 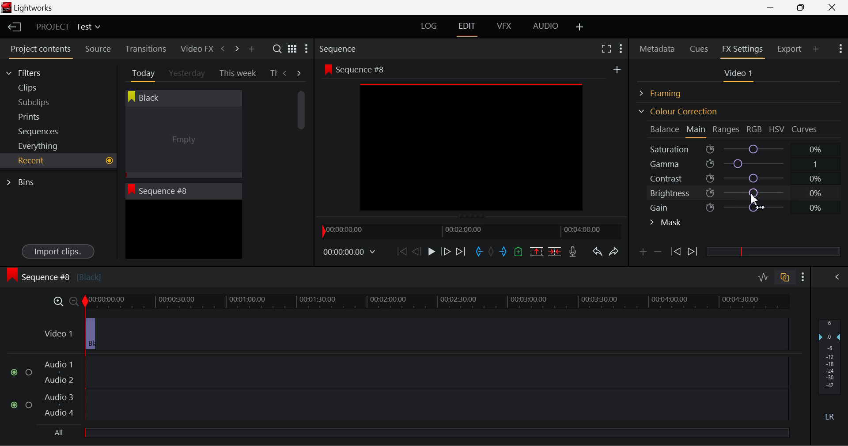 I want to click on slider, so click(x=773, y=251).